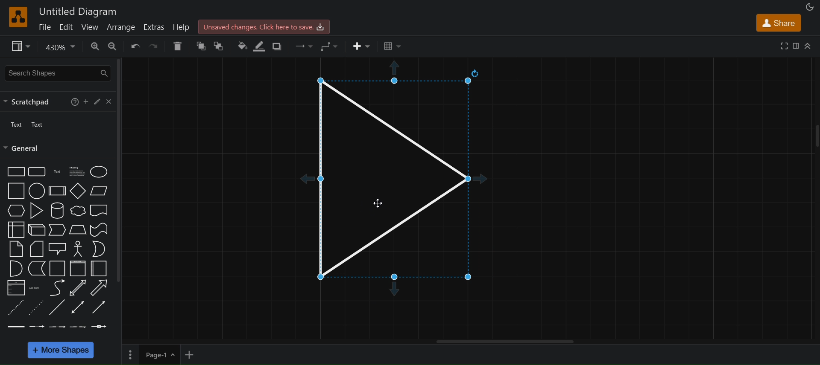 The image size is (820, 365). What do you see at coordinates (59, 73) in the screenshot?
I see `search shapes` at bounding box center [59, 73].